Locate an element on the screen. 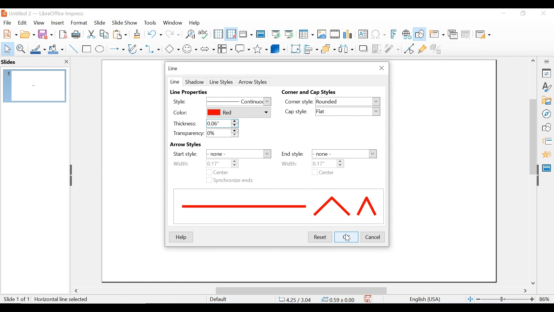  Slide Transition is located at coordinates (546, 142).